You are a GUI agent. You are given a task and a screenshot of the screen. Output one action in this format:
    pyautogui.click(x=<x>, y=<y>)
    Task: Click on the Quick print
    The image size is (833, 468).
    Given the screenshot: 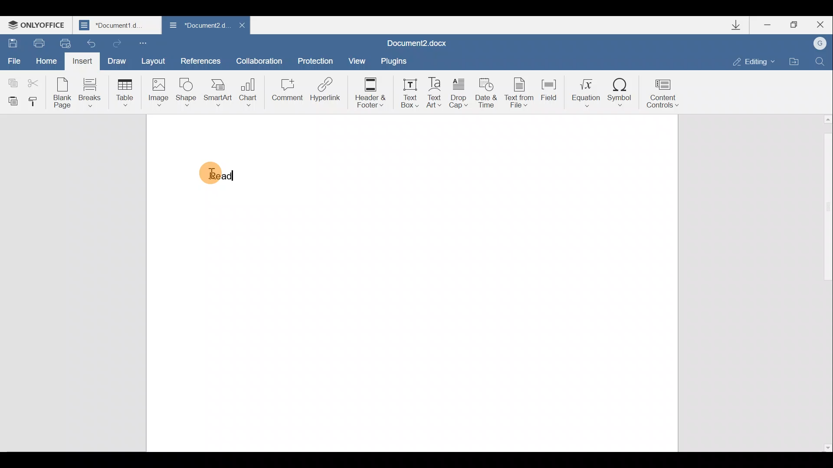 What is the action you would take?
    pyautogui.click(x=62, y=42)
    